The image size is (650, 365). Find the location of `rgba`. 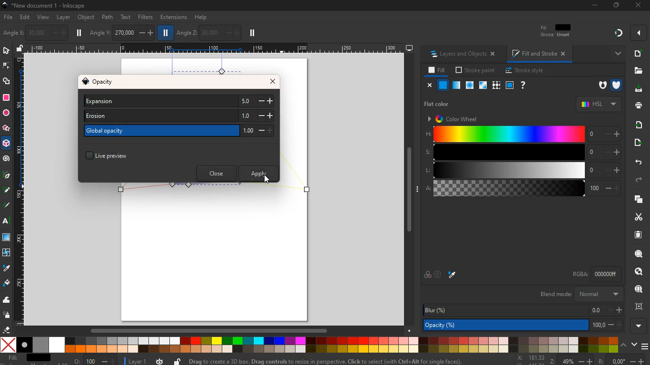

rgba is located at coordinates (588, 274).